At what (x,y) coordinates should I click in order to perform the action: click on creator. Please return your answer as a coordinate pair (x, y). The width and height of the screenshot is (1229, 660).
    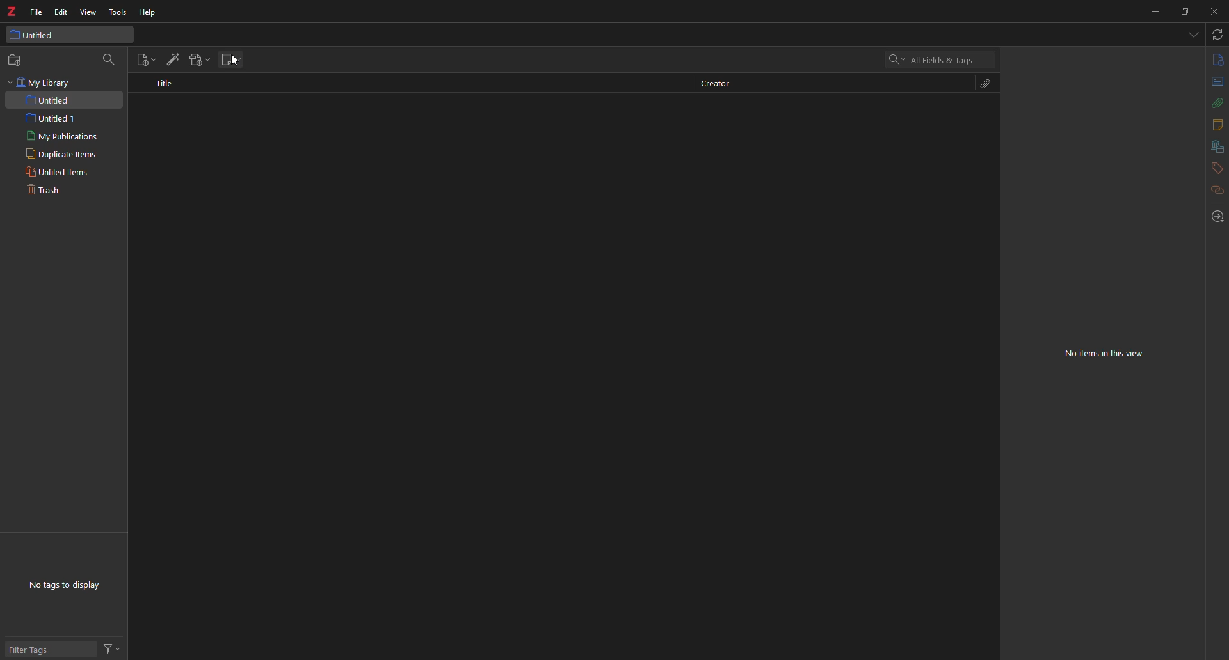
    Looking at the image, I should click on (723, 83).